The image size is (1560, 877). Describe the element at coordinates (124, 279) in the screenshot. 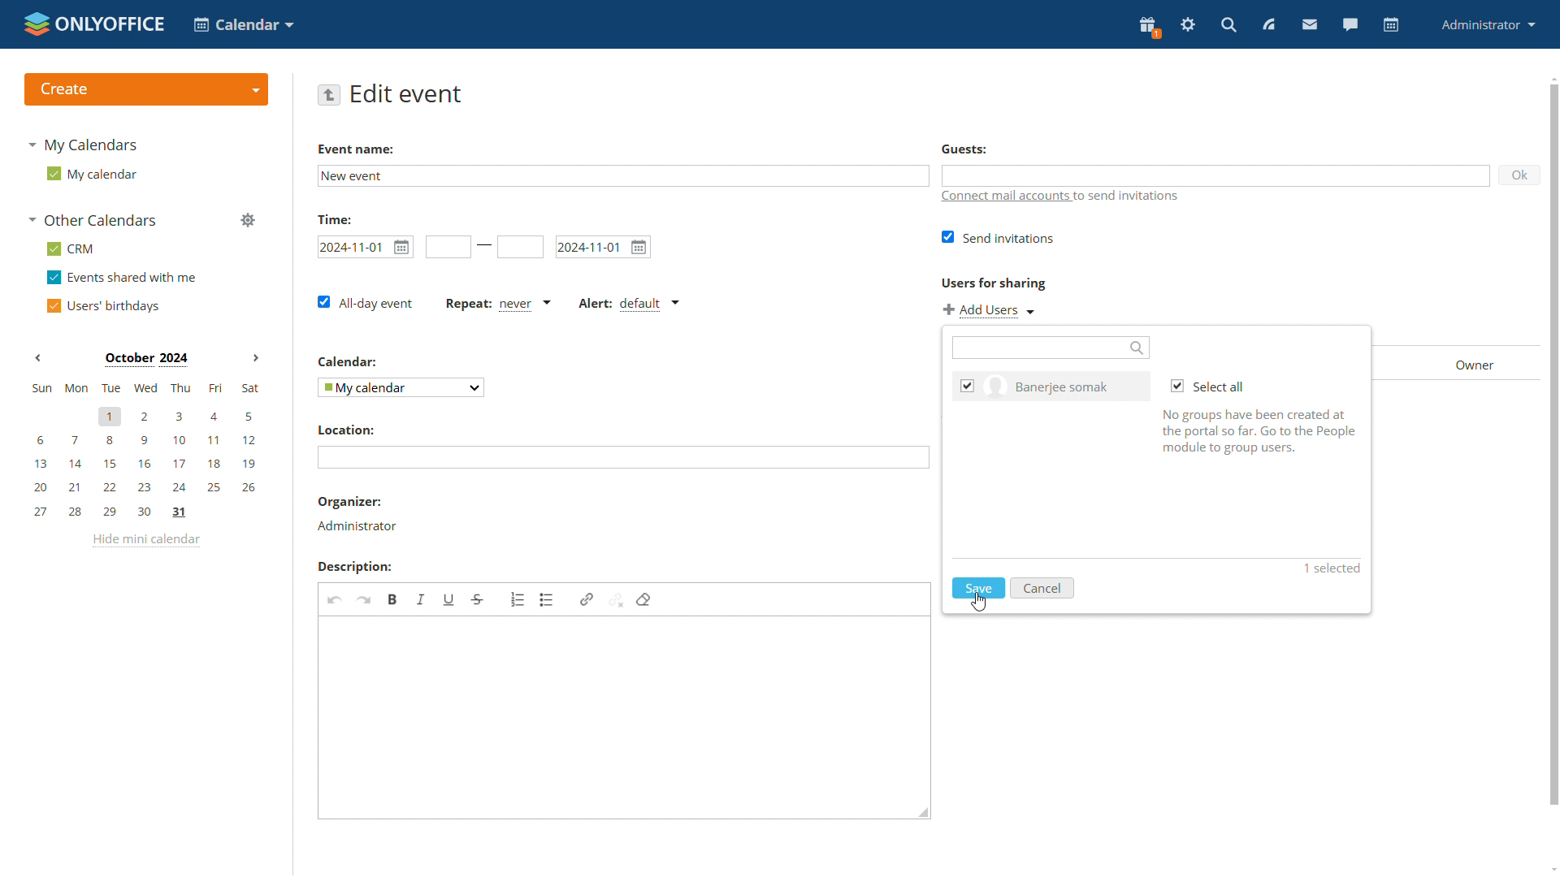

I see `events shared with me` at that location.